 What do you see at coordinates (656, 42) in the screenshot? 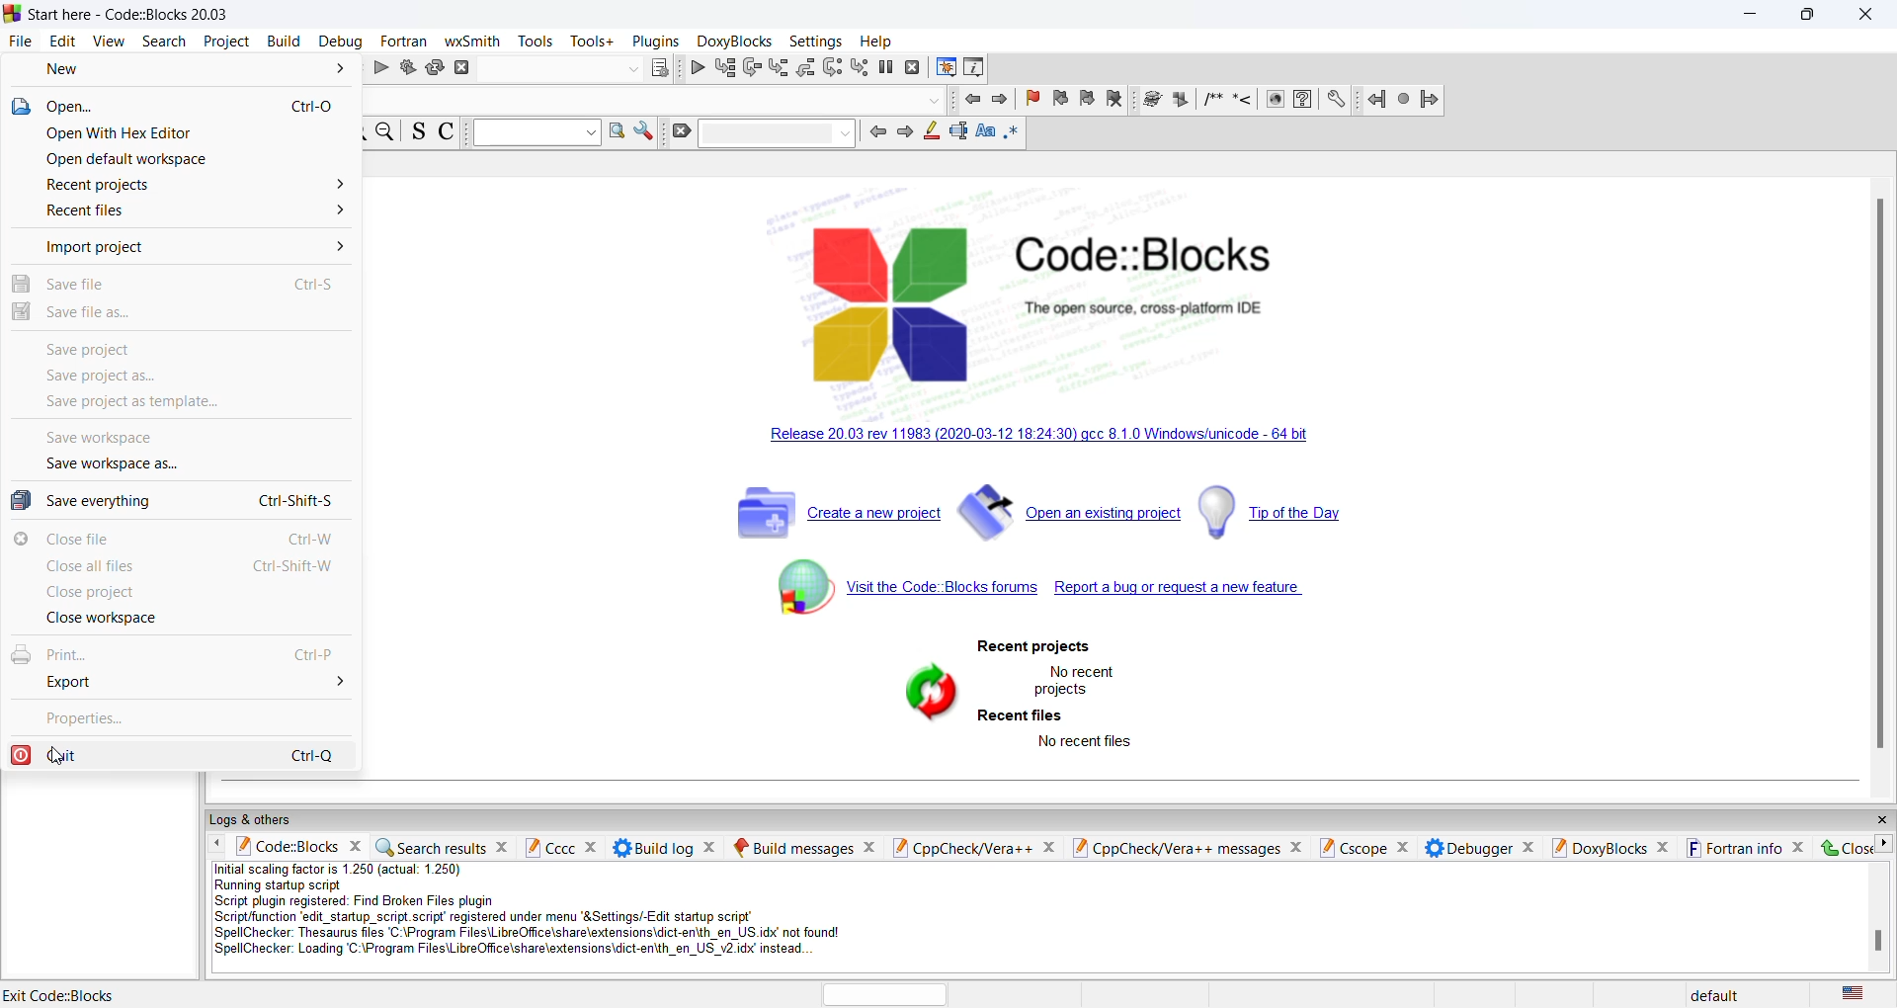
I see `plugins` at bounding box center [656, 42].